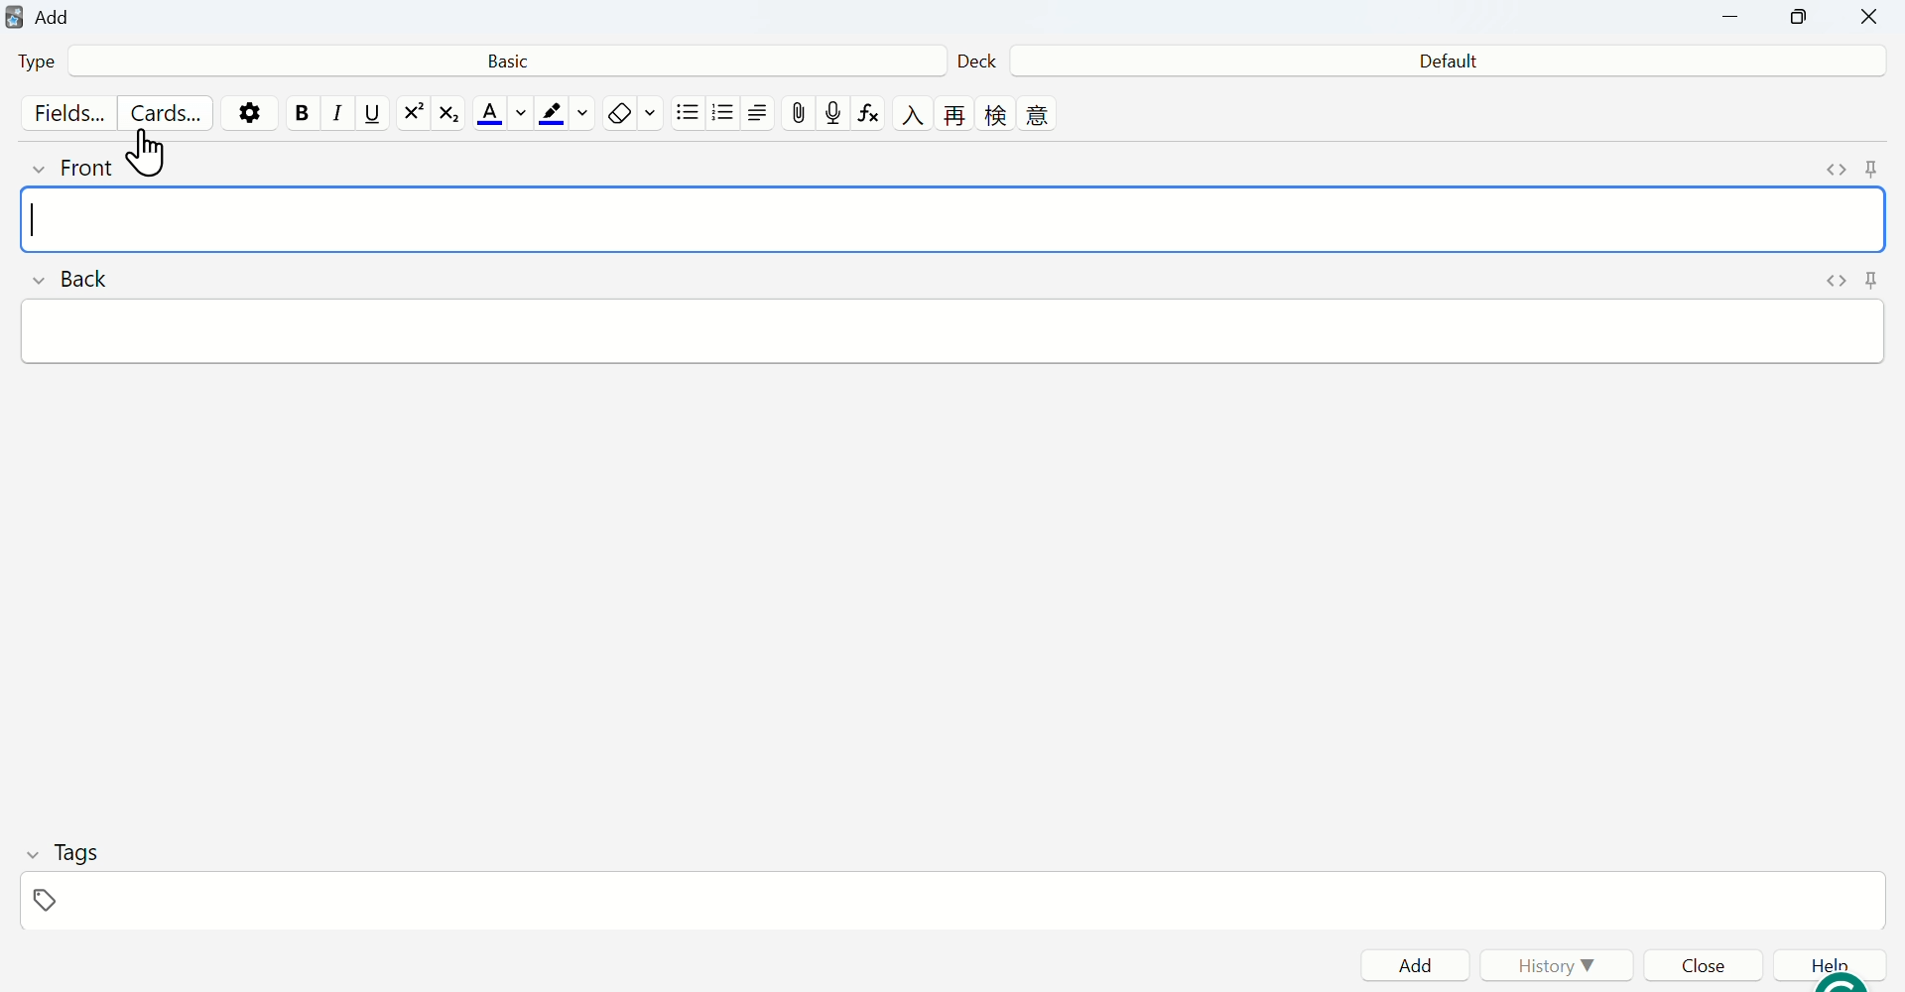 The width and height of the screenshot is (1905, 992). I want to click on Tags, so click(74, 851).